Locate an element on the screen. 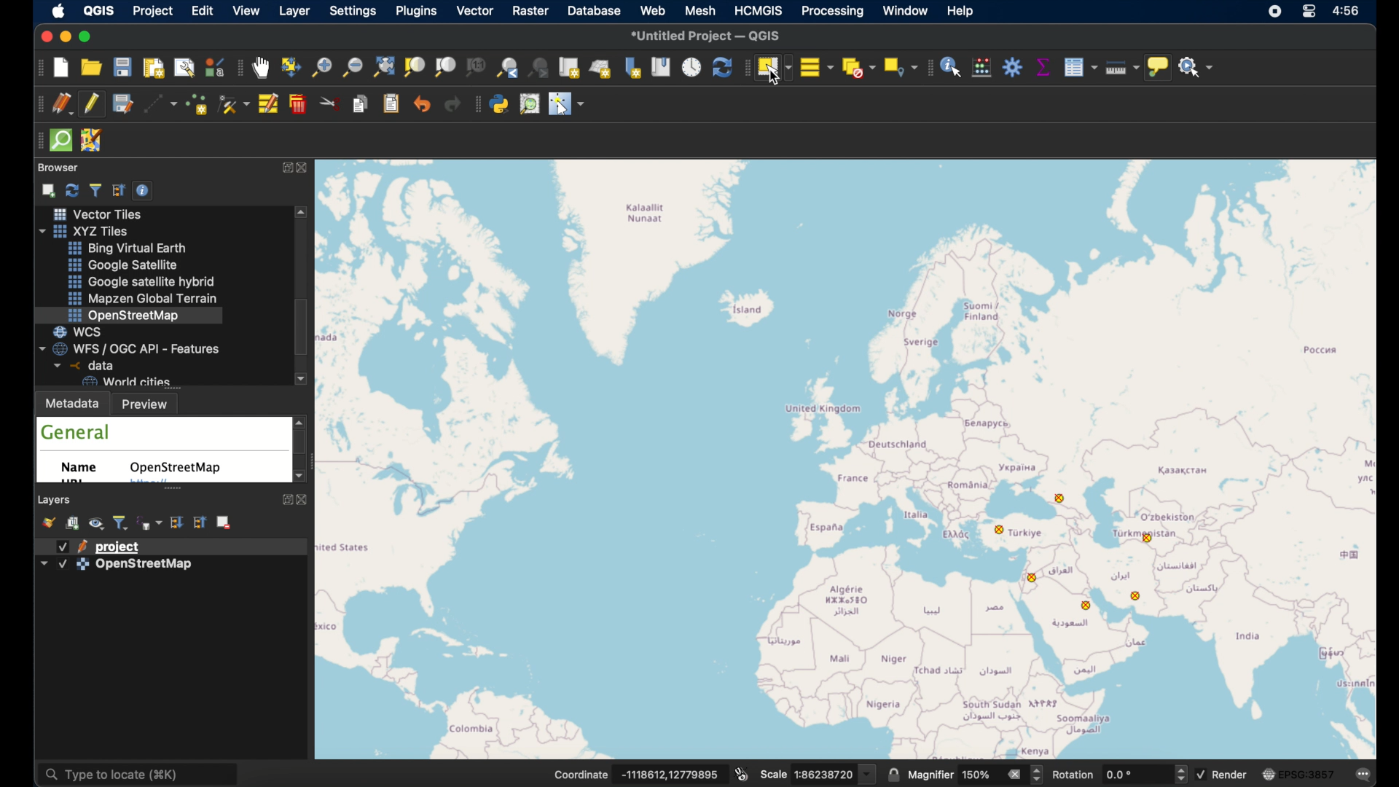 This screenshot has height=787, width=1399. vertex tool is located at coordinates (234, 103).